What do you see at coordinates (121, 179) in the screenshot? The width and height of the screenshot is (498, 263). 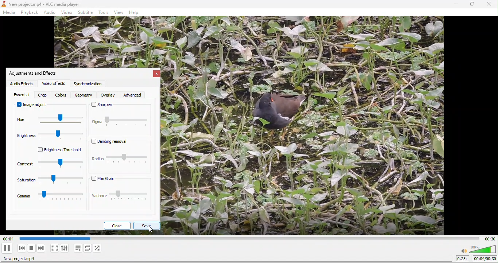 I see `flim grain` at bounding box center [121, 179].